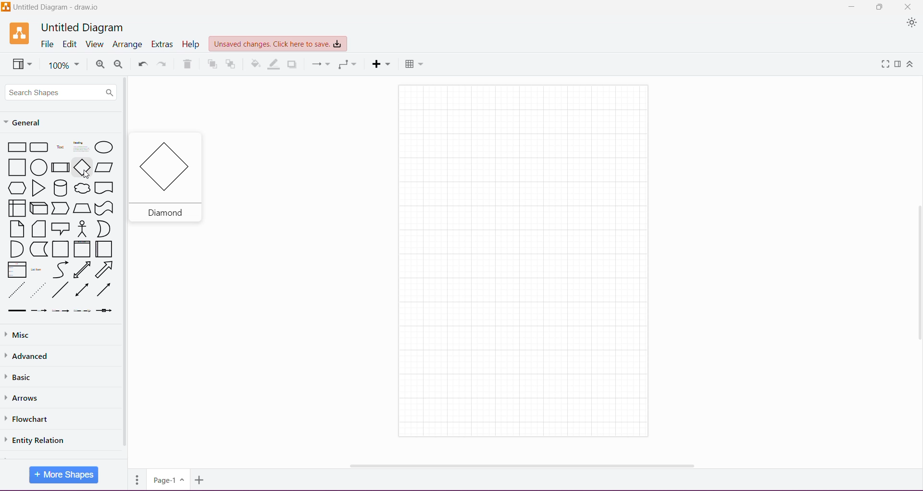 The image size is (923, 491). I want to click on Fill Color, so click(255, 63).